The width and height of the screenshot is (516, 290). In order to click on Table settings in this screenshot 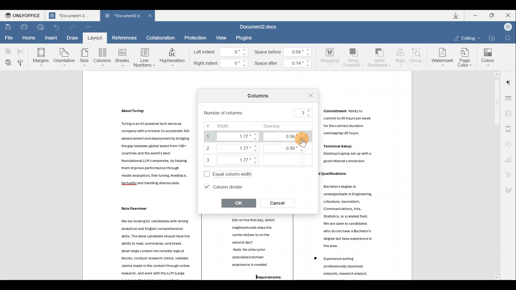, I will do `click(510, 96)`.